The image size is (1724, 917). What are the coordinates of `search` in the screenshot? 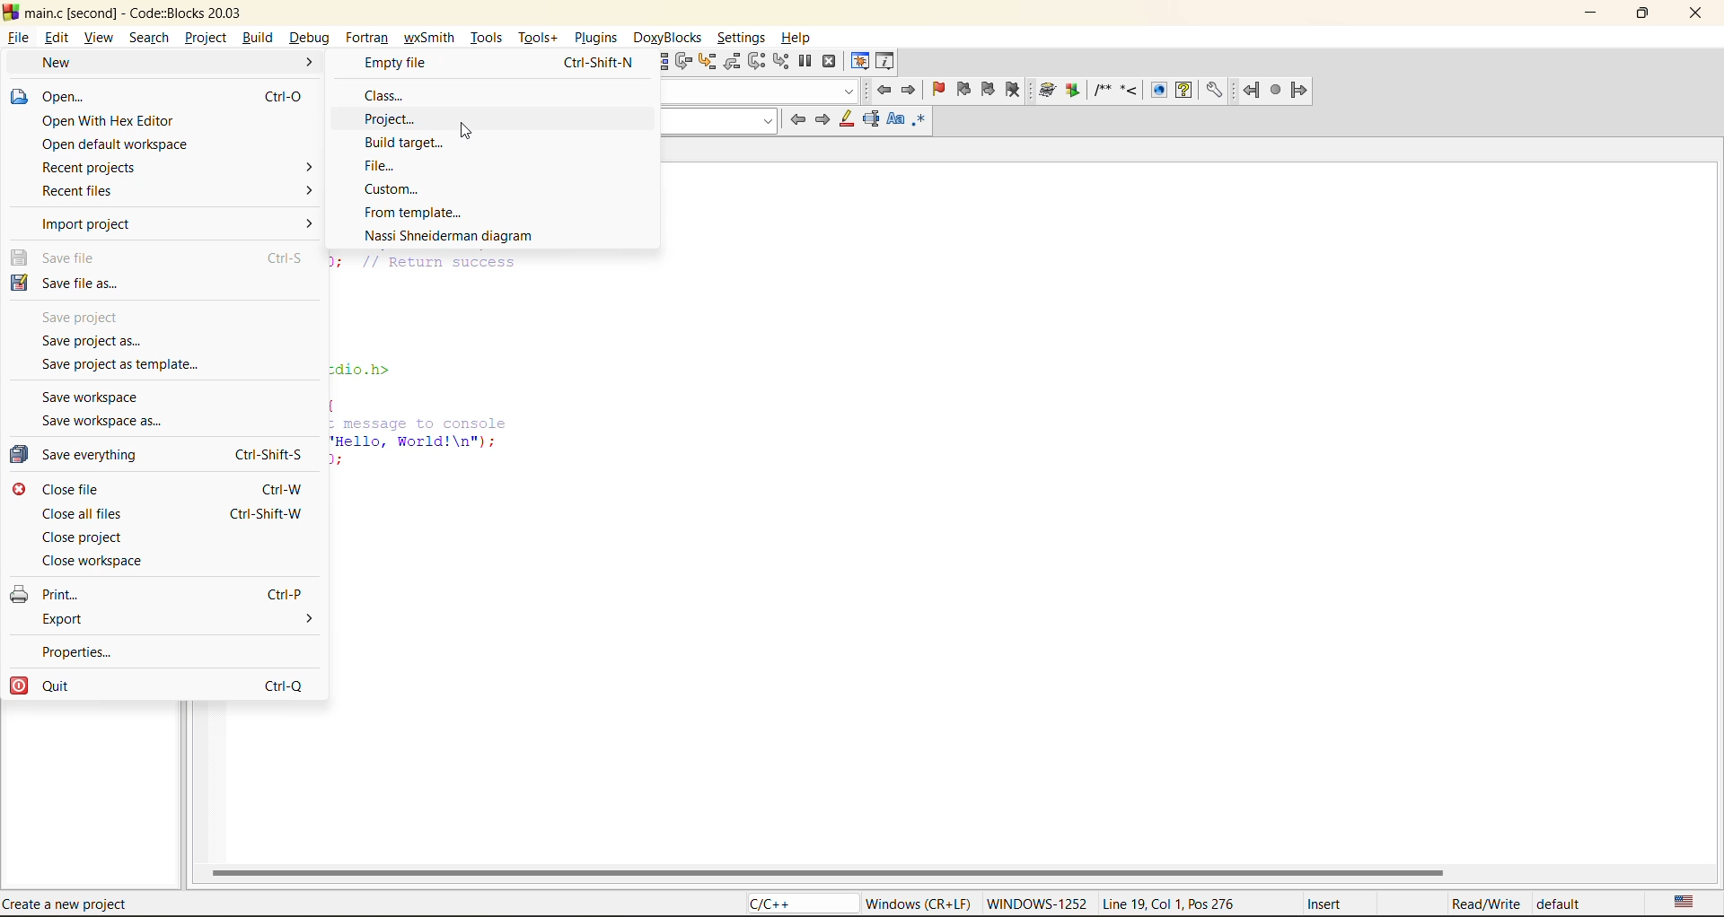 It's located at (146, 37).